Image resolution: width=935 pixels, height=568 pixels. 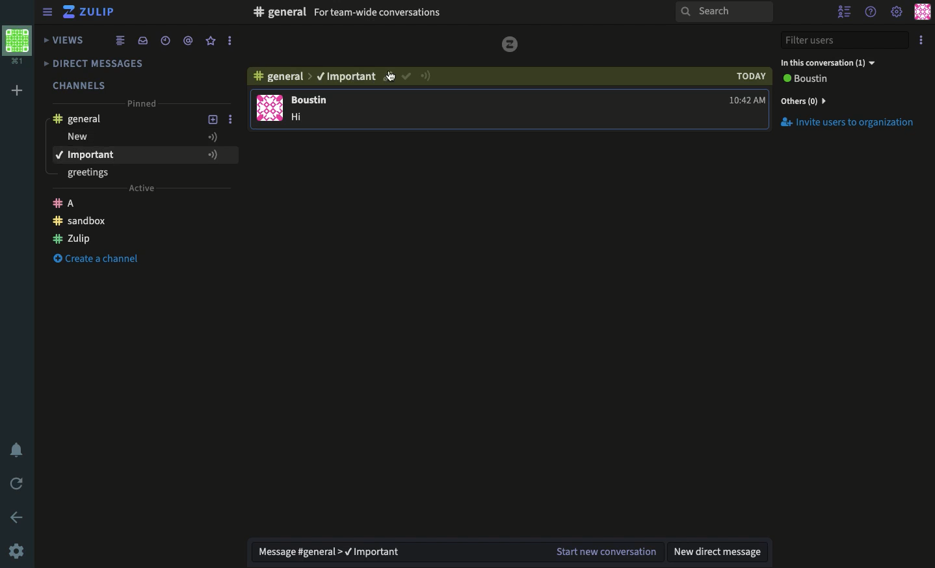 What do you see at coordinates (191, 40) in the screenshot?
I see `Mention` at bounding box center [191, 40].